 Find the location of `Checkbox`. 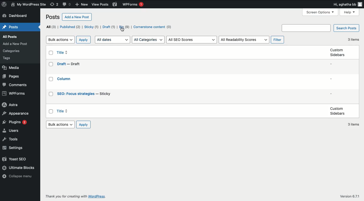

Checkbox is located at coordinates (51, 64).